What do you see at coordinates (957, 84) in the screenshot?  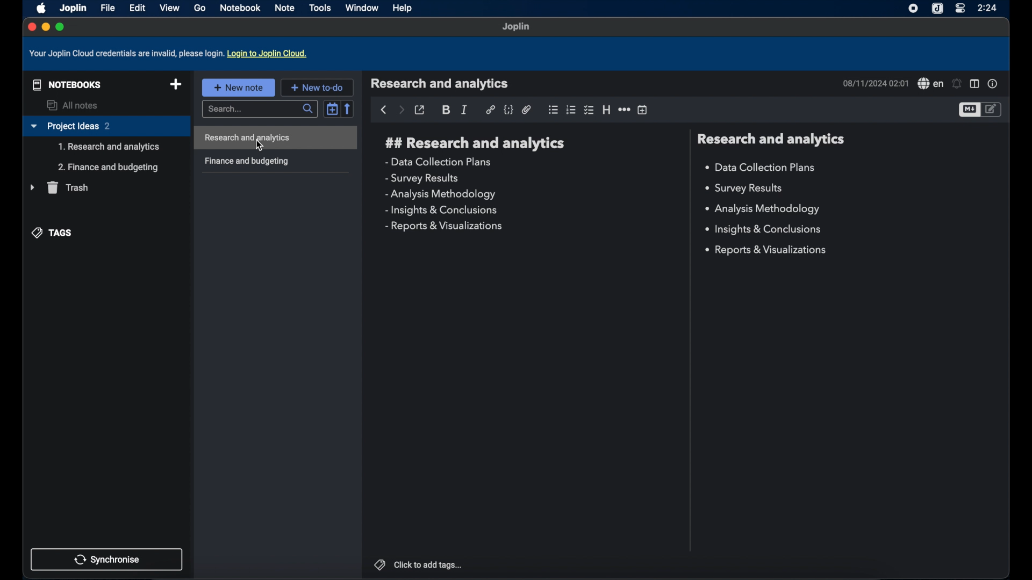 I see `set alarm` at bounding box center [957, 84].